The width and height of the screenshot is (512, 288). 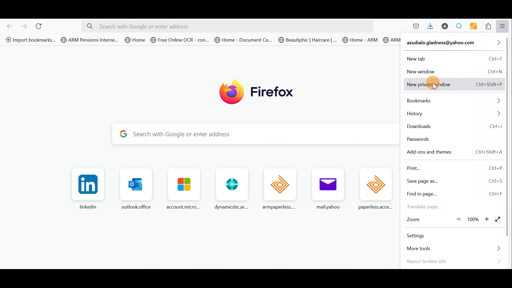 What do you see at coordinates (504, 26) in the screenshot?
I see `Open application menu` at bounding box center [504, 26].